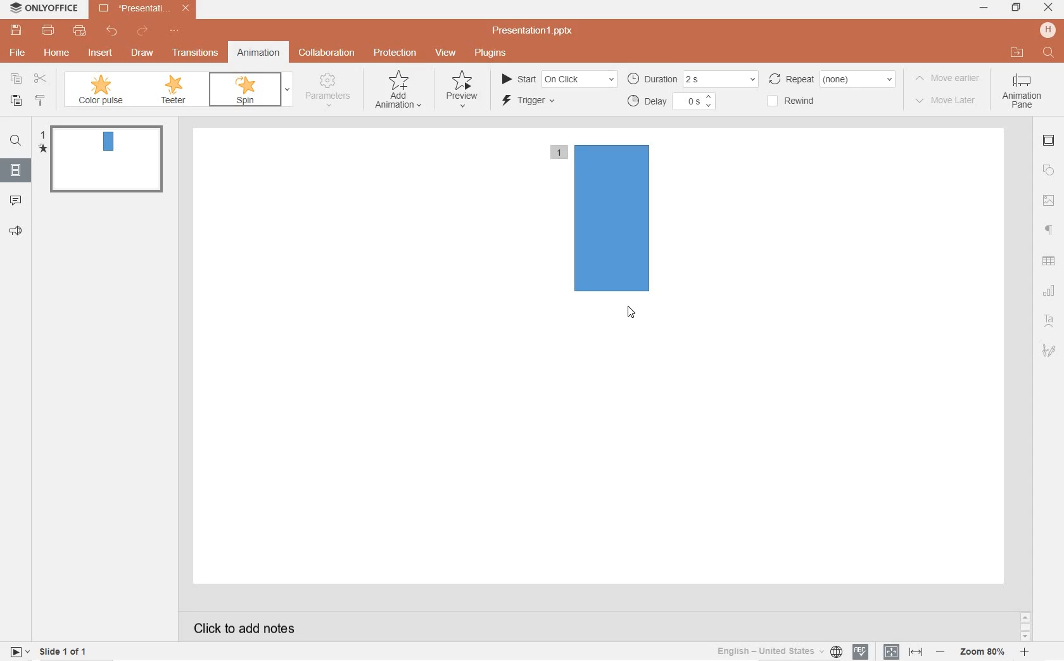 The height and width of the screenshot is (661, 1064). What do you see at coordinates (239, 627) in the screenshot?
I see `click to add notes` at bounding box center [239, 627].